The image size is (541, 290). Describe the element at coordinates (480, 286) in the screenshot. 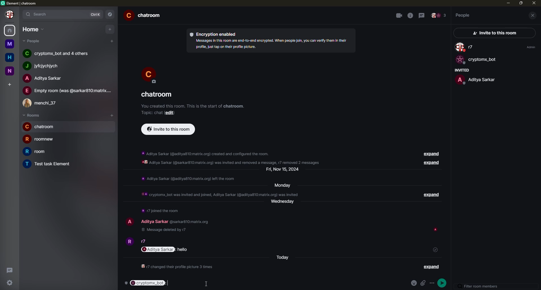

I see `filter room members` at that location.